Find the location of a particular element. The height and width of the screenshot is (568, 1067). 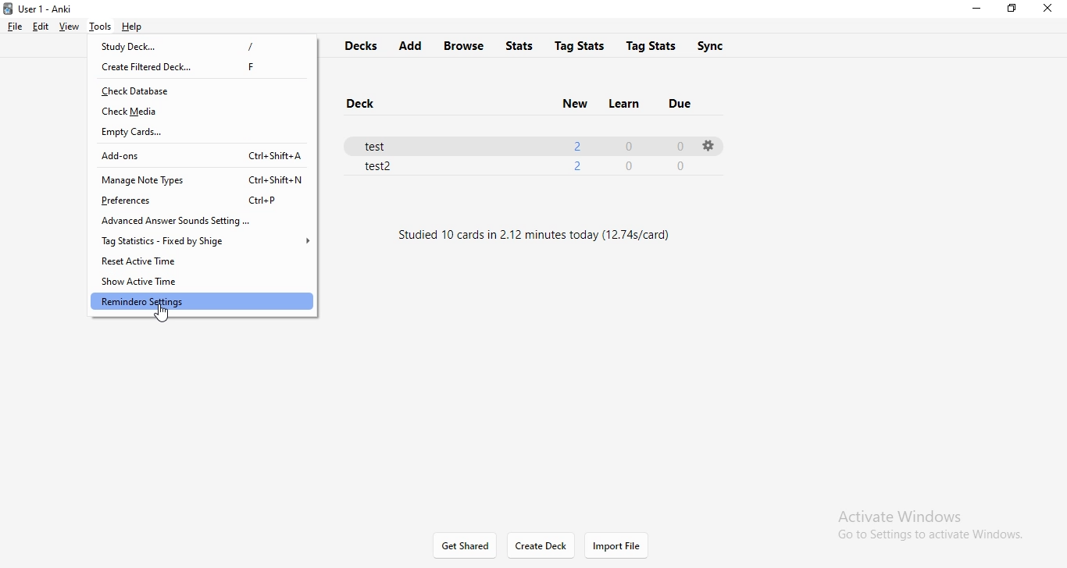

create filtered deck is located at coordinates (205, 72).